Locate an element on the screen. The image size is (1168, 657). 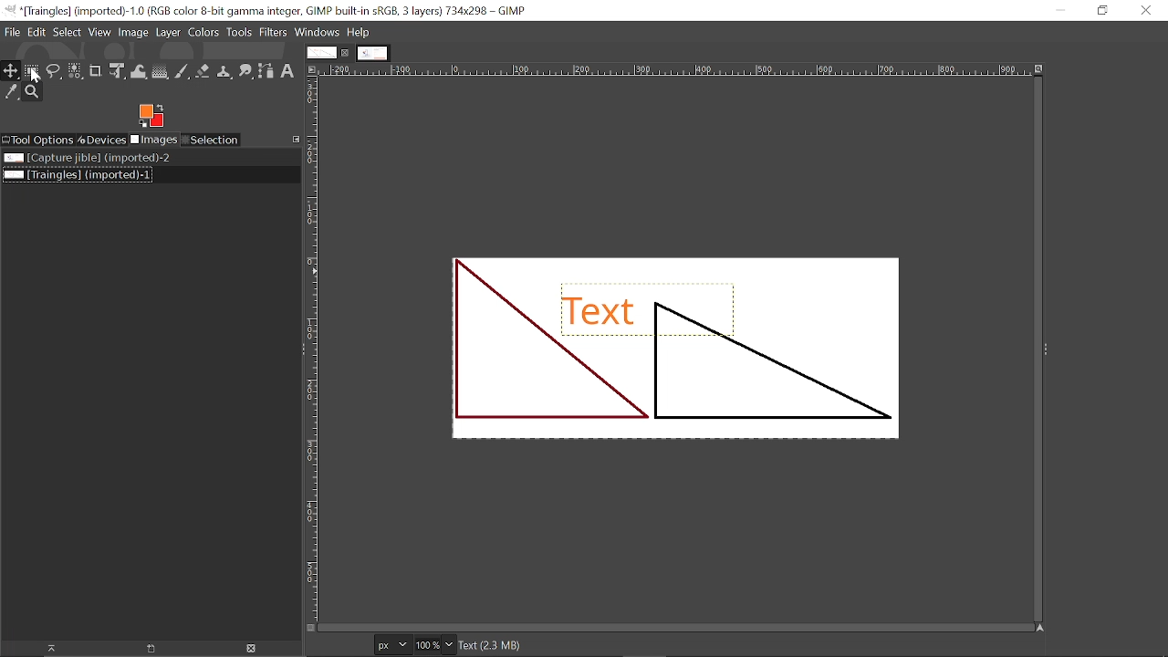
text tool is located at coordinates (288, 72).